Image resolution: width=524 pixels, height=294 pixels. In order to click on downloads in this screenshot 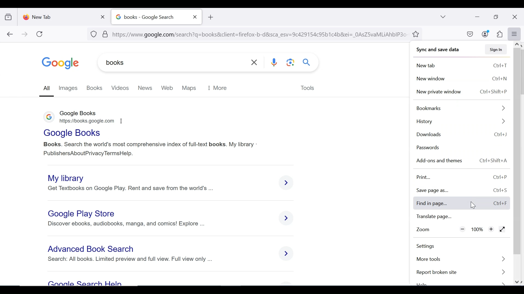, I will do `click(461, 134)`.